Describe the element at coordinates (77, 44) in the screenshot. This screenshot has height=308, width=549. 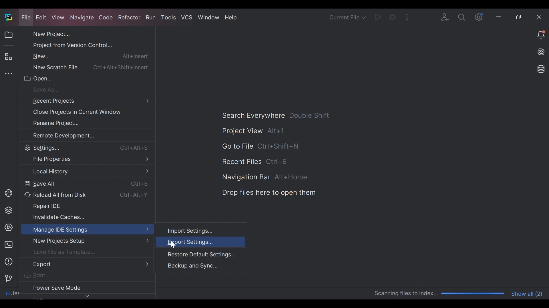
I see `Project from Version Control` at that location.